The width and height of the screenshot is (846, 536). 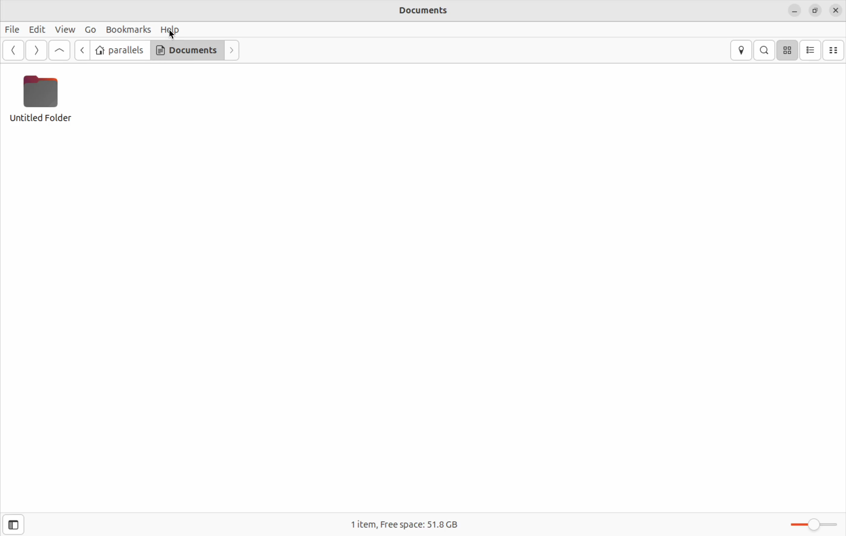 What do you see at coordinates (120, 49) in the screenshot?
I see `parallels` at bounding box center [120, 49].